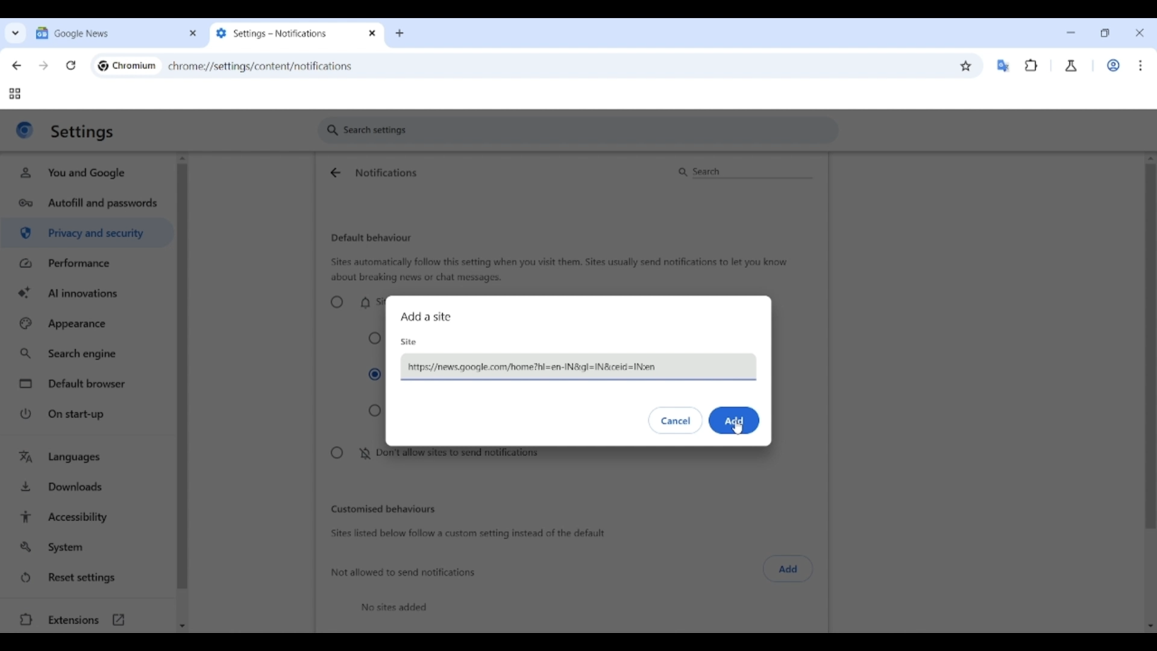  I want to click on System, so click(87, 547).